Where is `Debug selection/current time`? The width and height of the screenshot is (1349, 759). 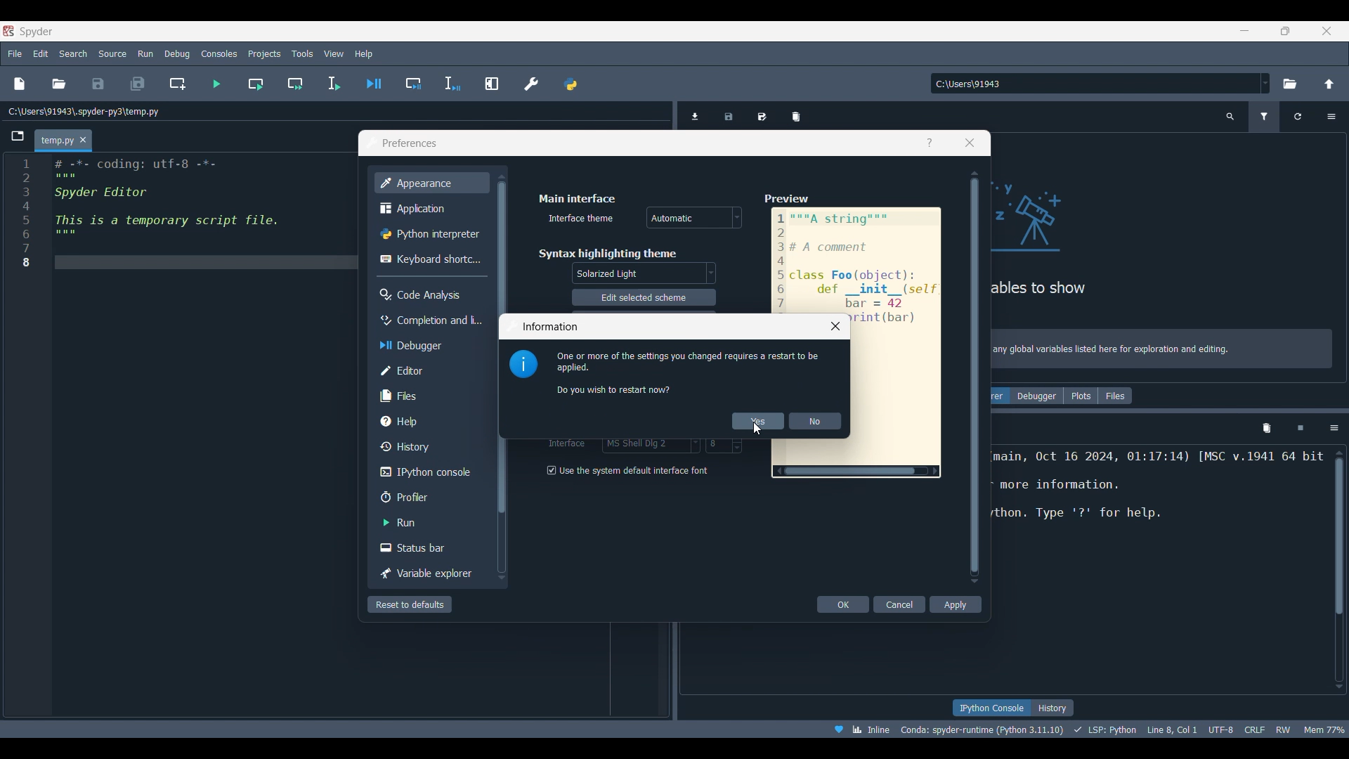
Debug selection/current time is located at coordinates (452, 84).